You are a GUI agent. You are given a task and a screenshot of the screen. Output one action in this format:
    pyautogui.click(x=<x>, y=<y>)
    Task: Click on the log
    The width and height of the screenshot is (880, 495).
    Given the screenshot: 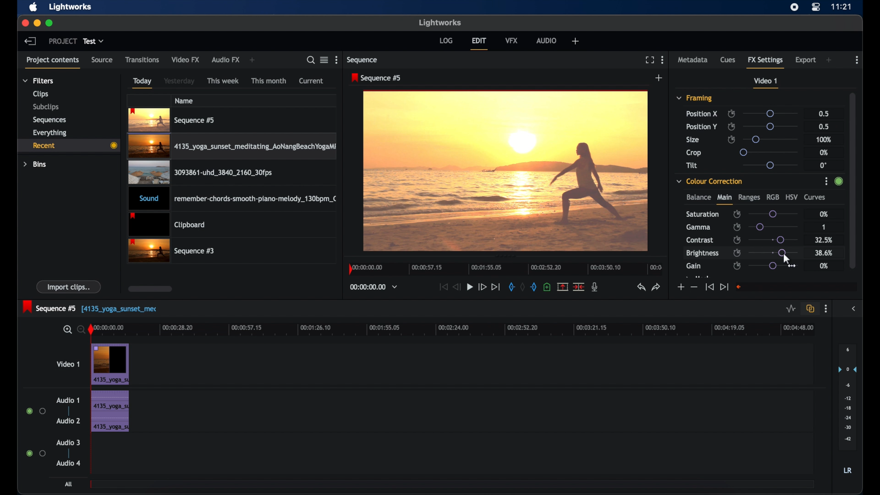 What is the action you would take?
    pyautogui.click(x=445, y=40)
    